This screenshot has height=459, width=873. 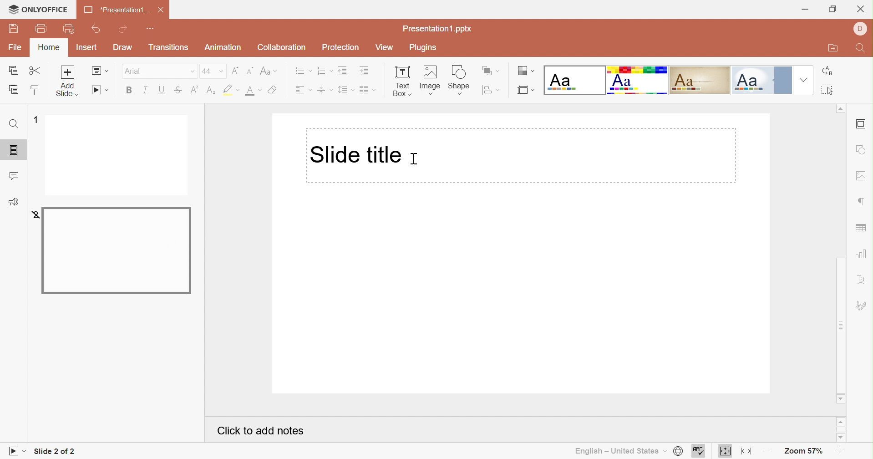 What do you see at coordinates (15, 175) in the screenshot?
I see `Comments` at bounding box center [15, 175].